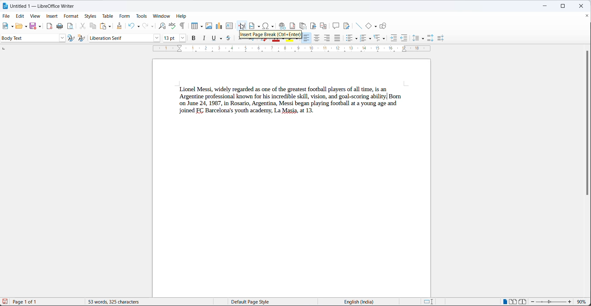 The height and width of the screenshot is (306, 591). Describe the element at coordinates (204, 38) in the screenshot. I see `italic` at that location.